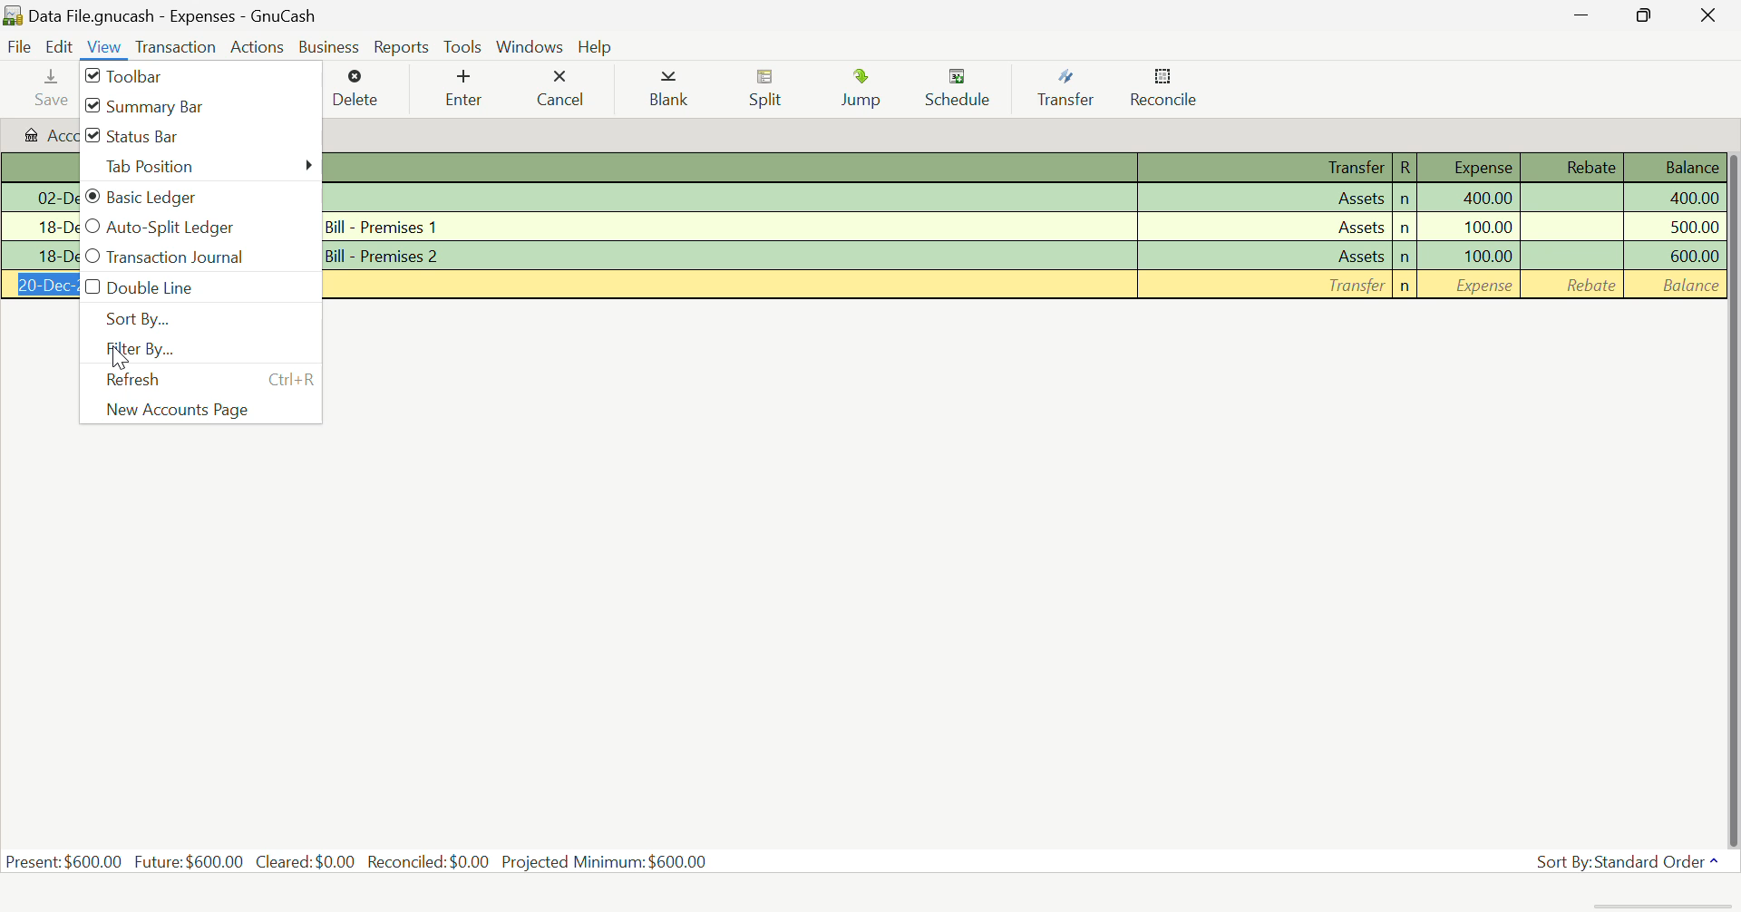  I want to click on Summary Bar, so click(199, 106).